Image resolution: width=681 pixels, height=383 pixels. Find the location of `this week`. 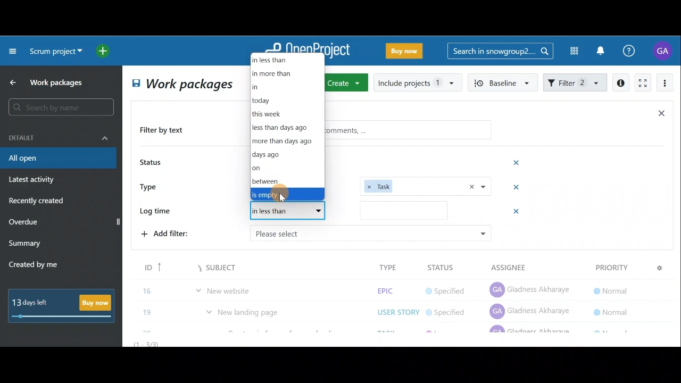

this week is located at coordinates (272, 114).